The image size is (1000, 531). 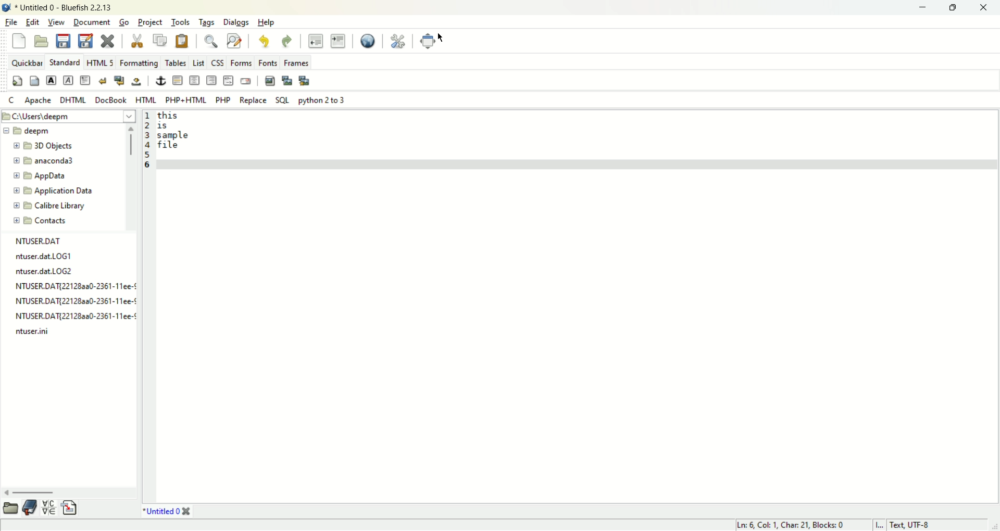 What do you see at coordinates (176, 62) in the screenshot?
I see `tables` at bounding box center [176, 62].